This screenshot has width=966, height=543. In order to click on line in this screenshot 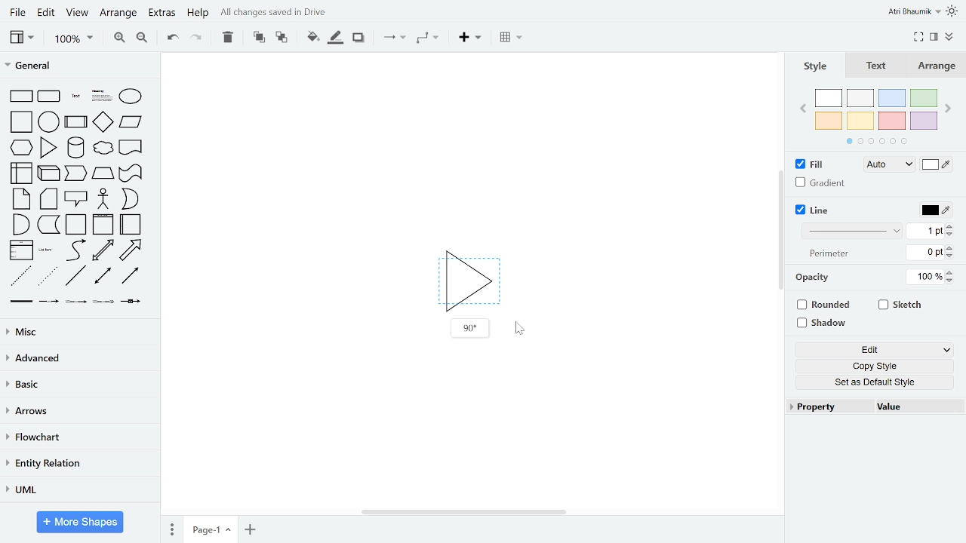, I will do `click(75, 278)`.